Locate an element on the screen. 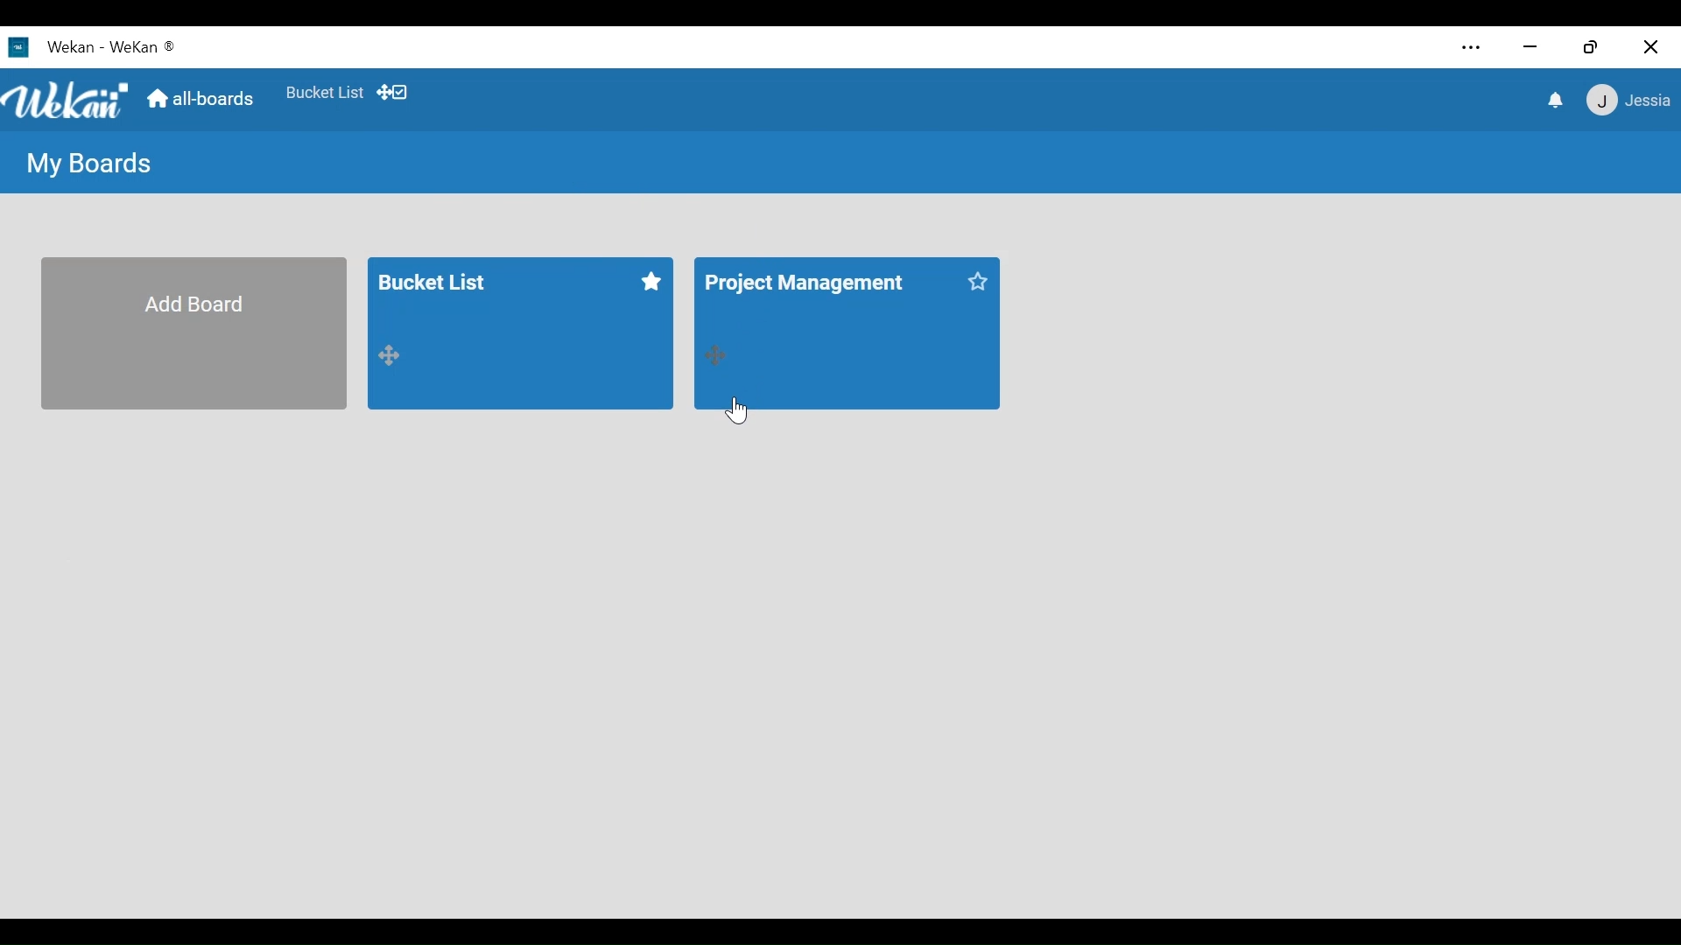 The height and width of the screenshot is (945, 1681). My Boards is located at coordinates (90, 164).